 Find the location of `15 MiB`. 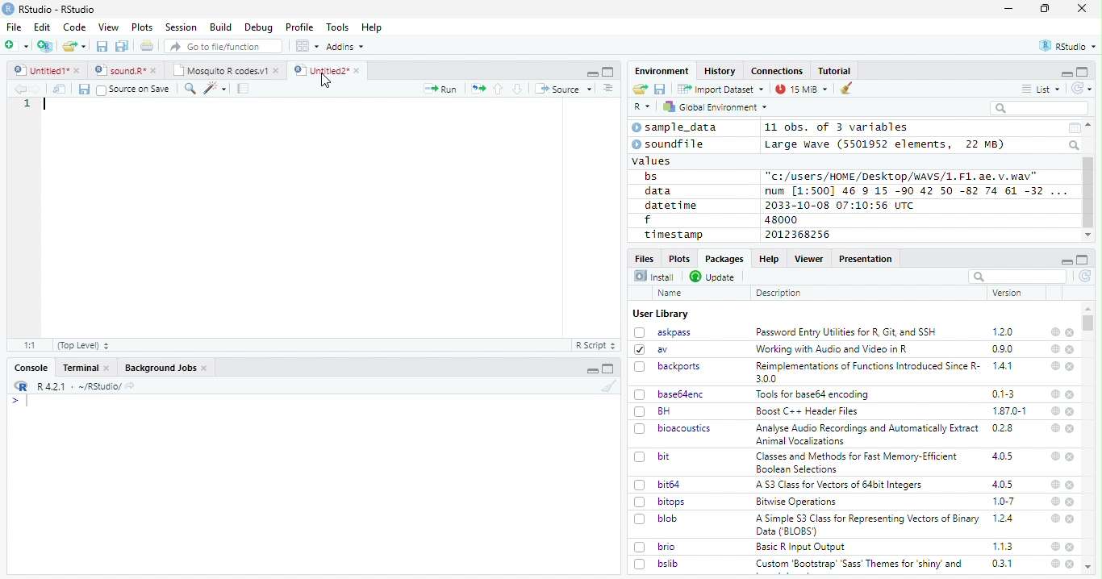

15 MiB is located at coordinates (802, 89).